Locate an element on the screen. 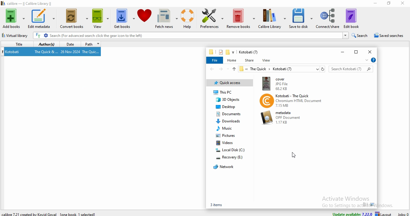 The width and height of the screenshot is (410, 216). authors is located at coordinates (46, 44).